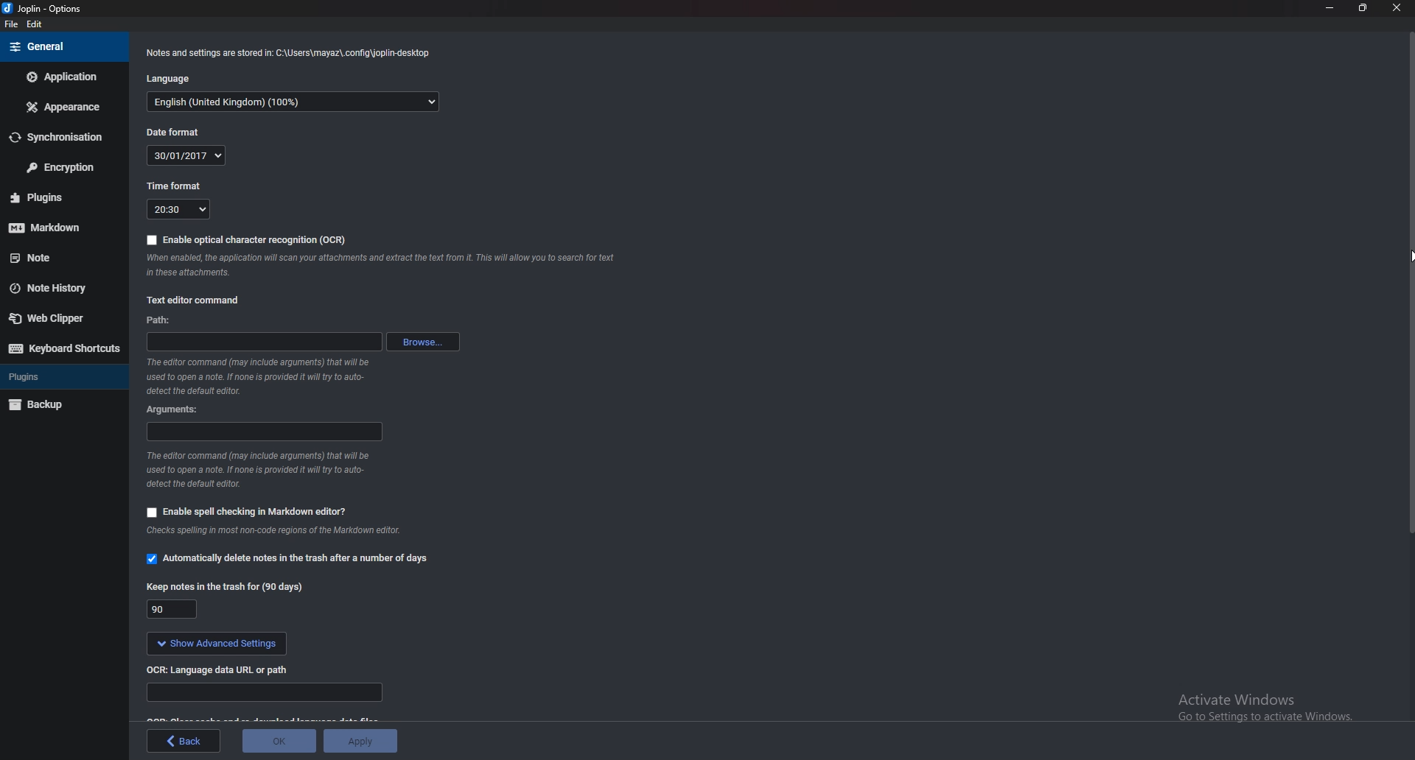 This screenshot has height=760, width=1415. I want to click on Scroll bar, so click(1408, 286).